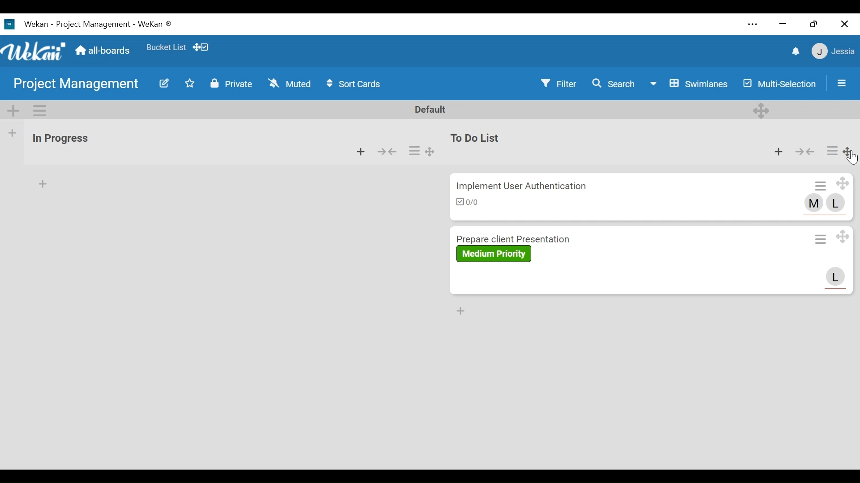 Image resolution: width=860 pixels, height=483 pixels. I want to click on Sort Cards, so click(353, 84).